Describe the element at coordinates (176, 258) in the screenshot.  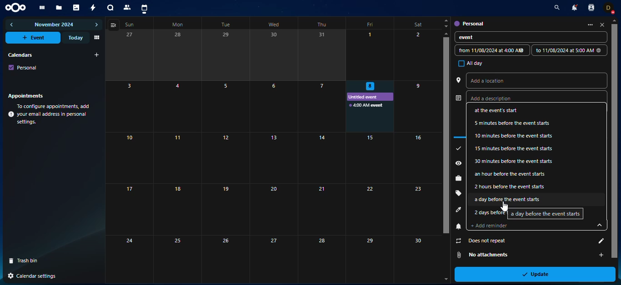
I see `25` at that location.